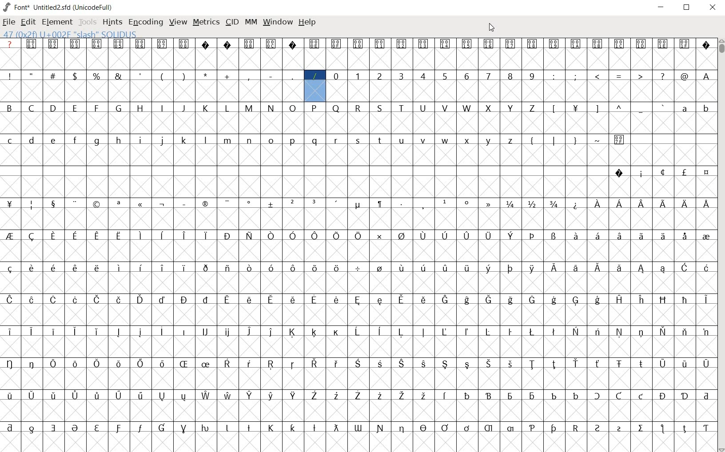  What do you see at coordinates (641, 236) in the screenshot?
I see `glyph` at bounding box center [641, 236].